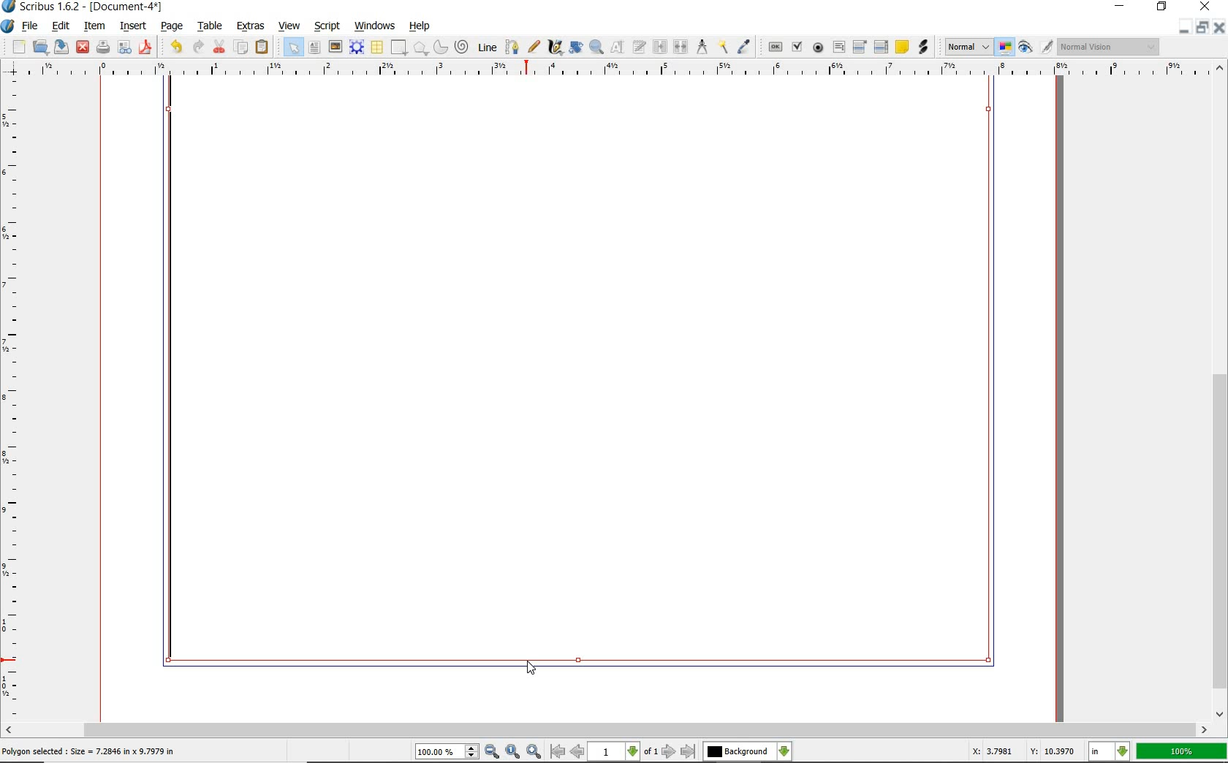 The image size is (1228, 763). Describe the element at coordinates (773, 46) in the screenshot. I see `pdf push button` at that location.